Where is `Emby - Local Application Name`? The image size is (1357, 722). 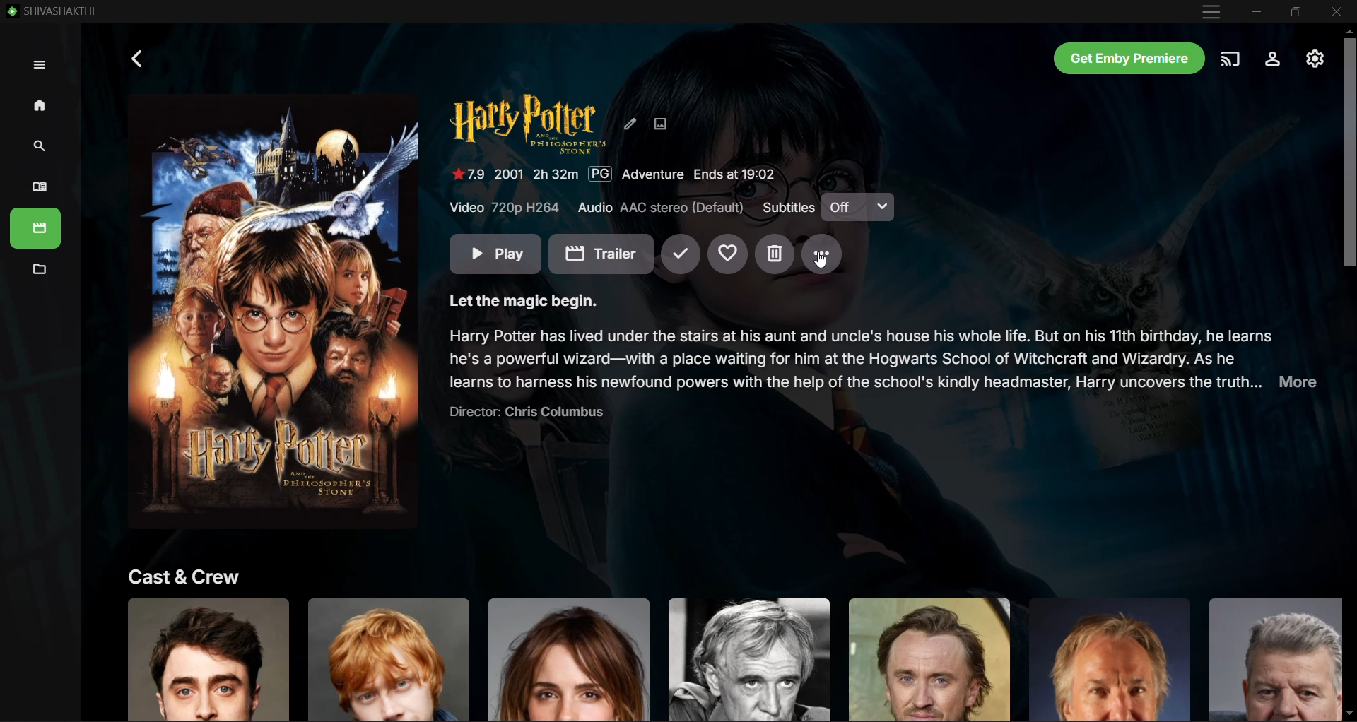 Emby - Local Application Name is located at coordinates (54, 11).